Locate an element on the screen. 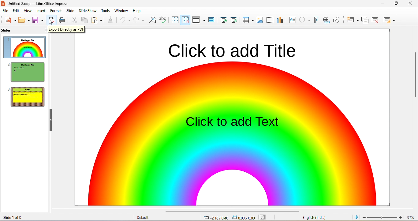  slide layout is located at coordinates (389, 20).